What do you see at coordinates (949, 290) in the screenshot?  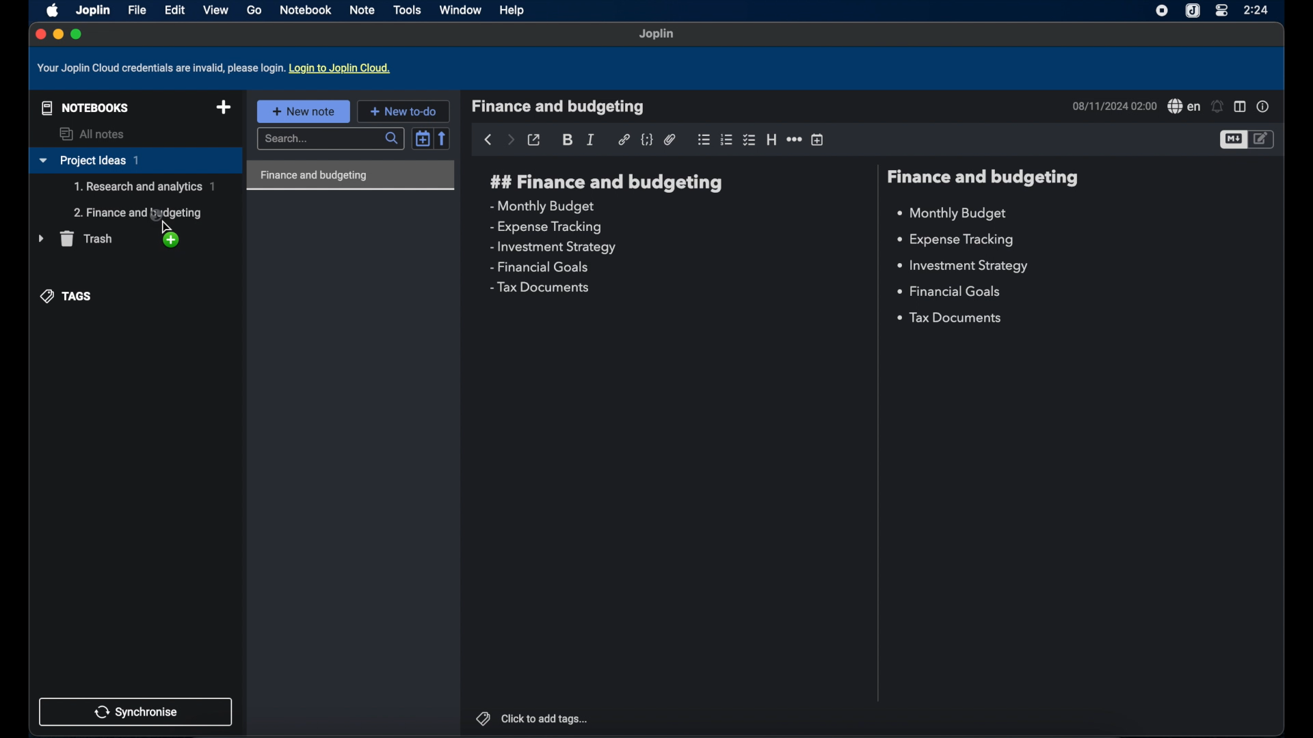 I see `financial goals` at bounding box center [949, 290].